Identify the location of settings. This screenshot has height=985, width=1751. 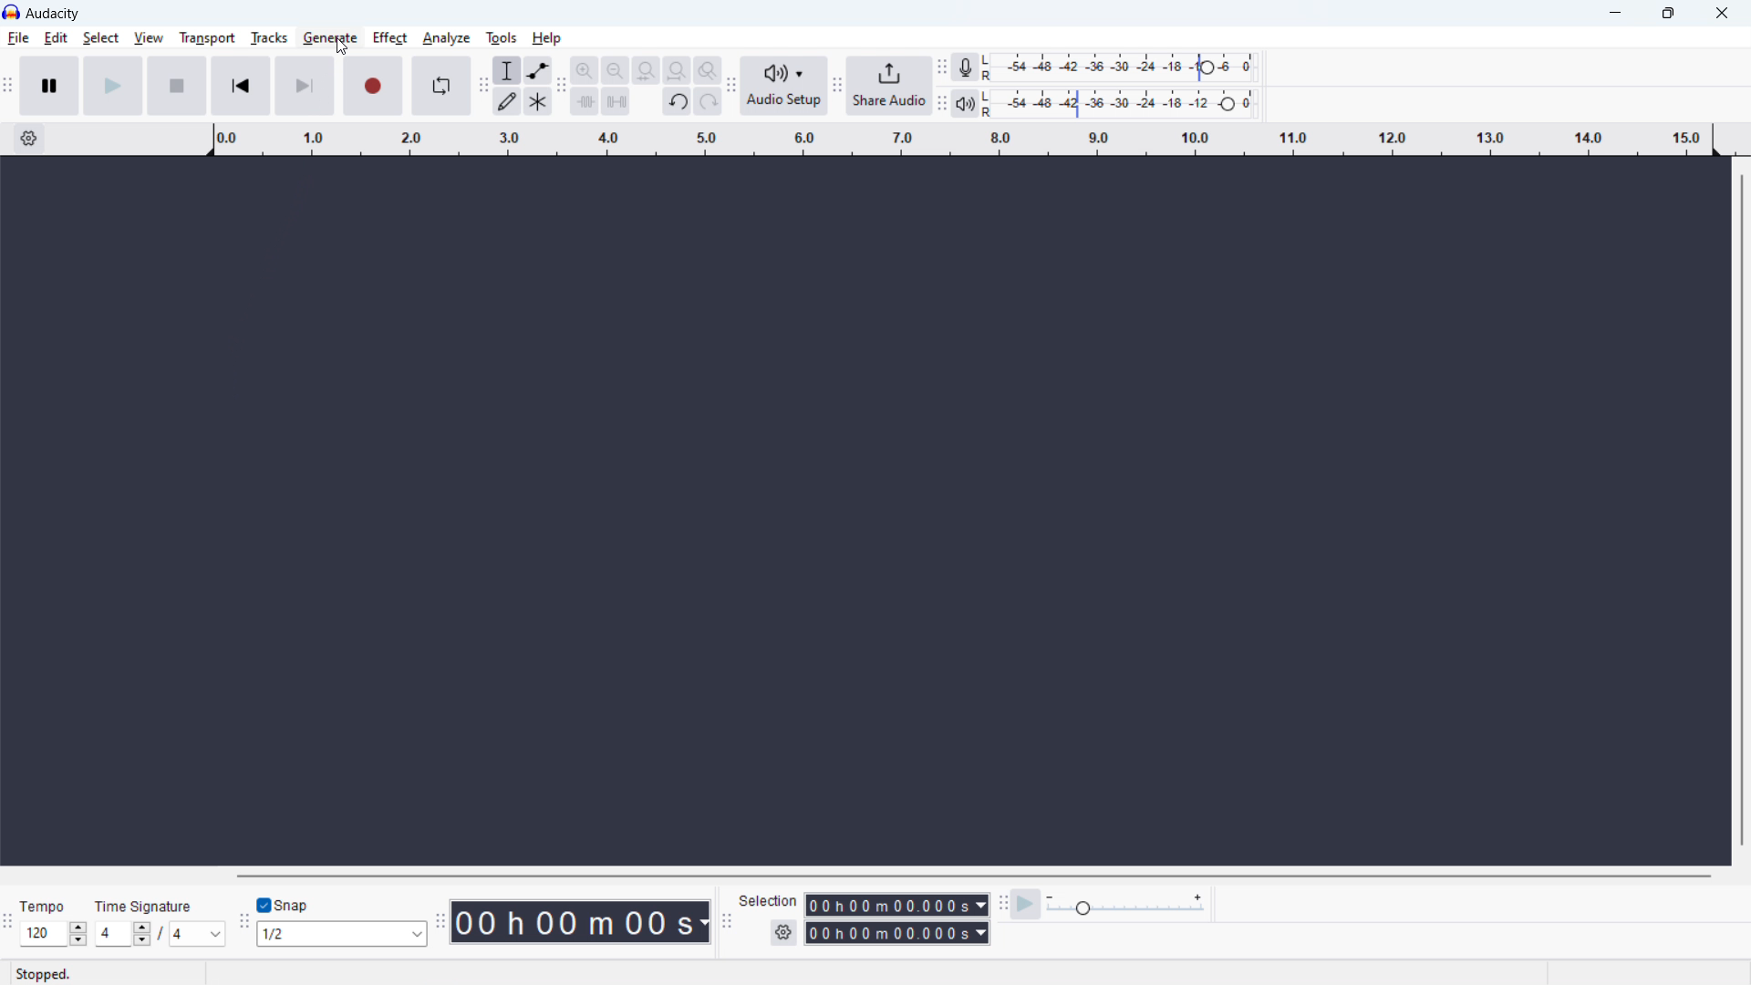
(783, 933).